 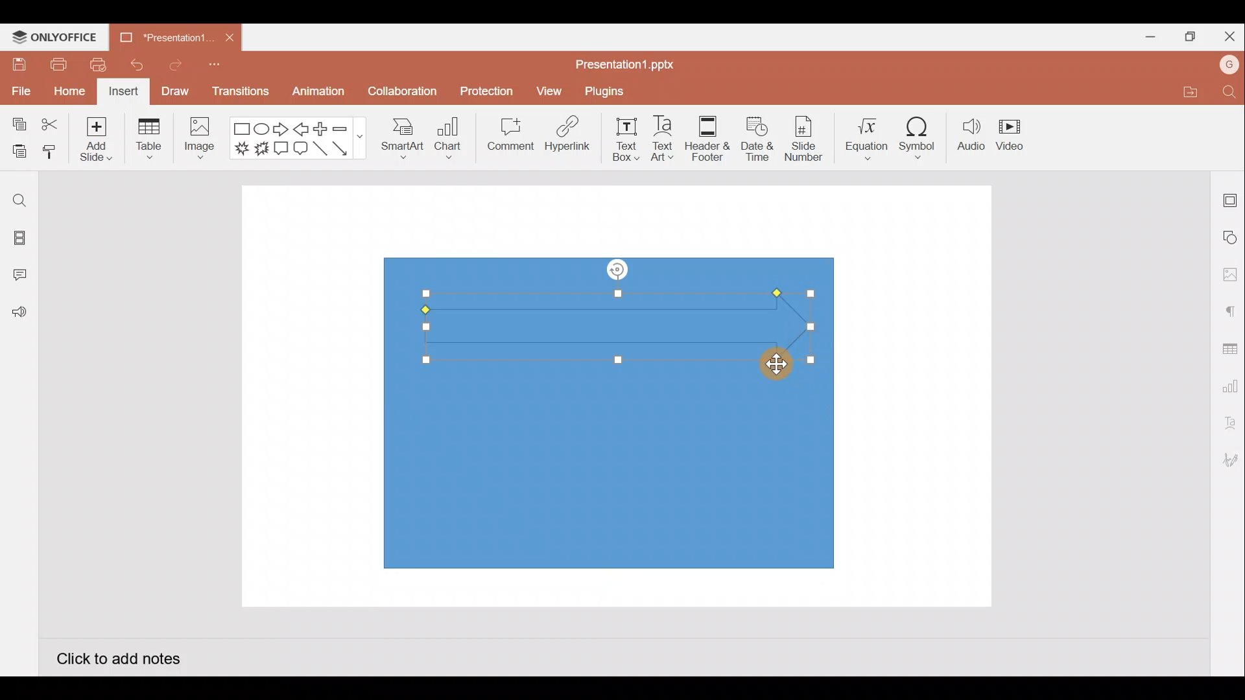 What do you see at coordinates (23, 276) in the screenshot?
I see `Comments` at bounding box center [23, 276].